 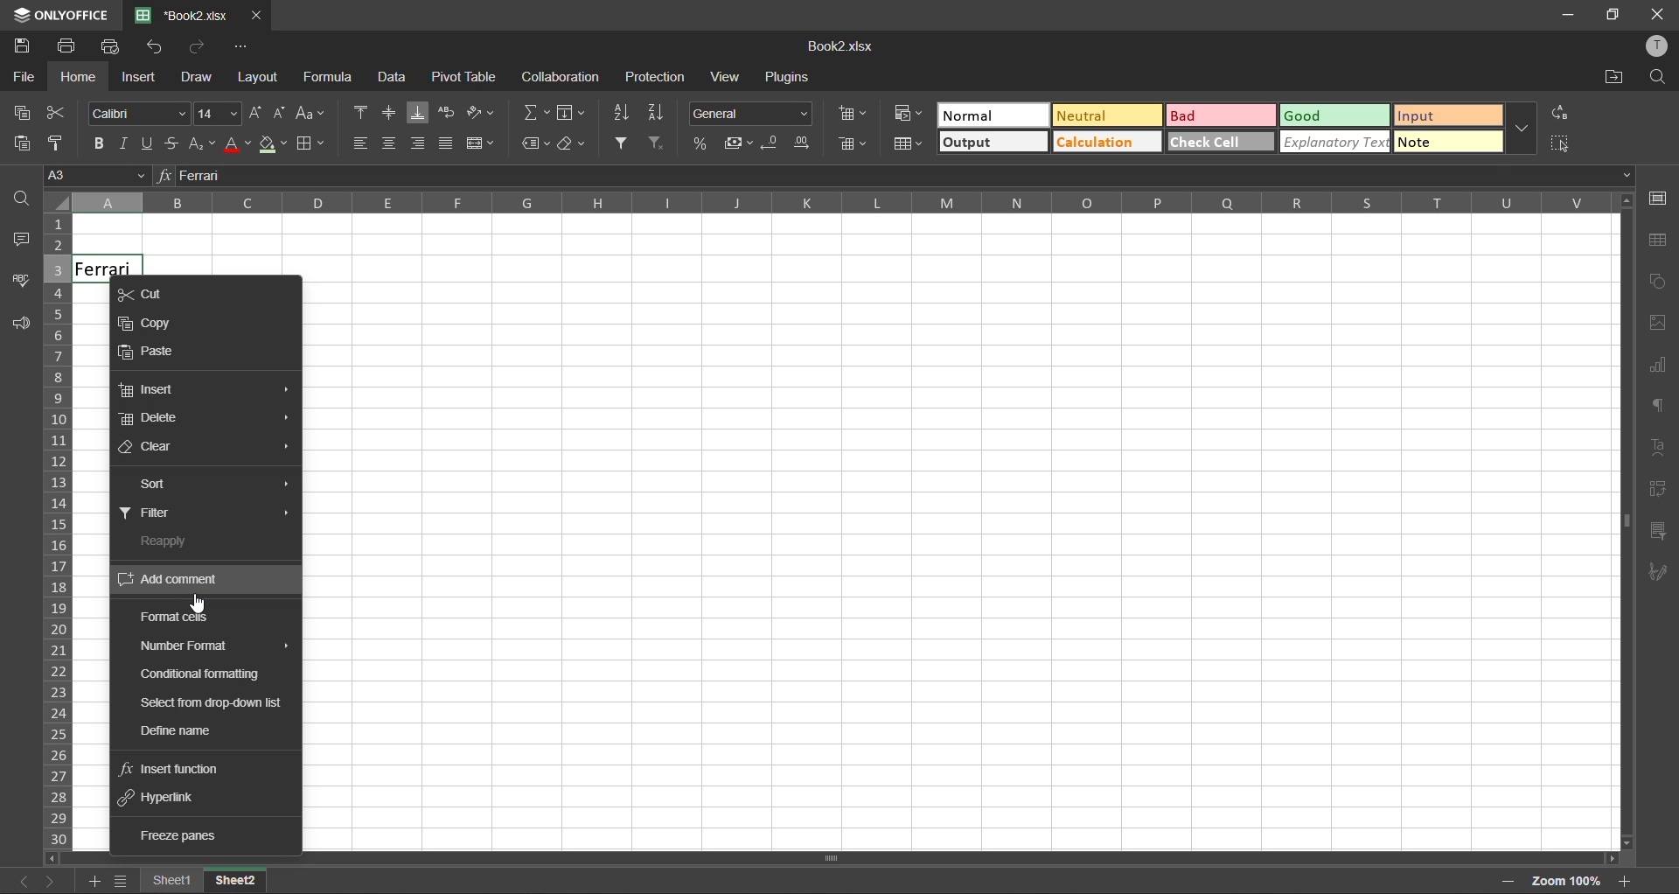 I want to click on formula bar, so click(x=893, y=176).